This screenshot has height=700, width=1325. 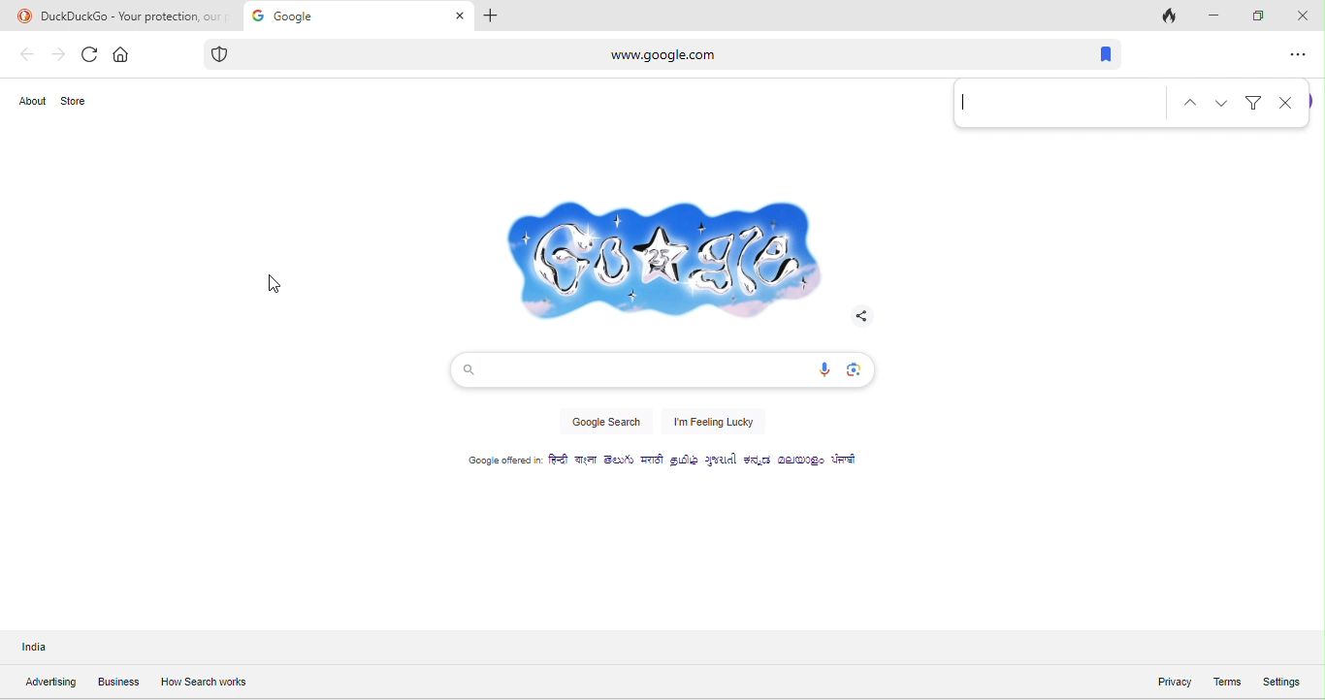 I want to click on about, so click(x=35, y=103).